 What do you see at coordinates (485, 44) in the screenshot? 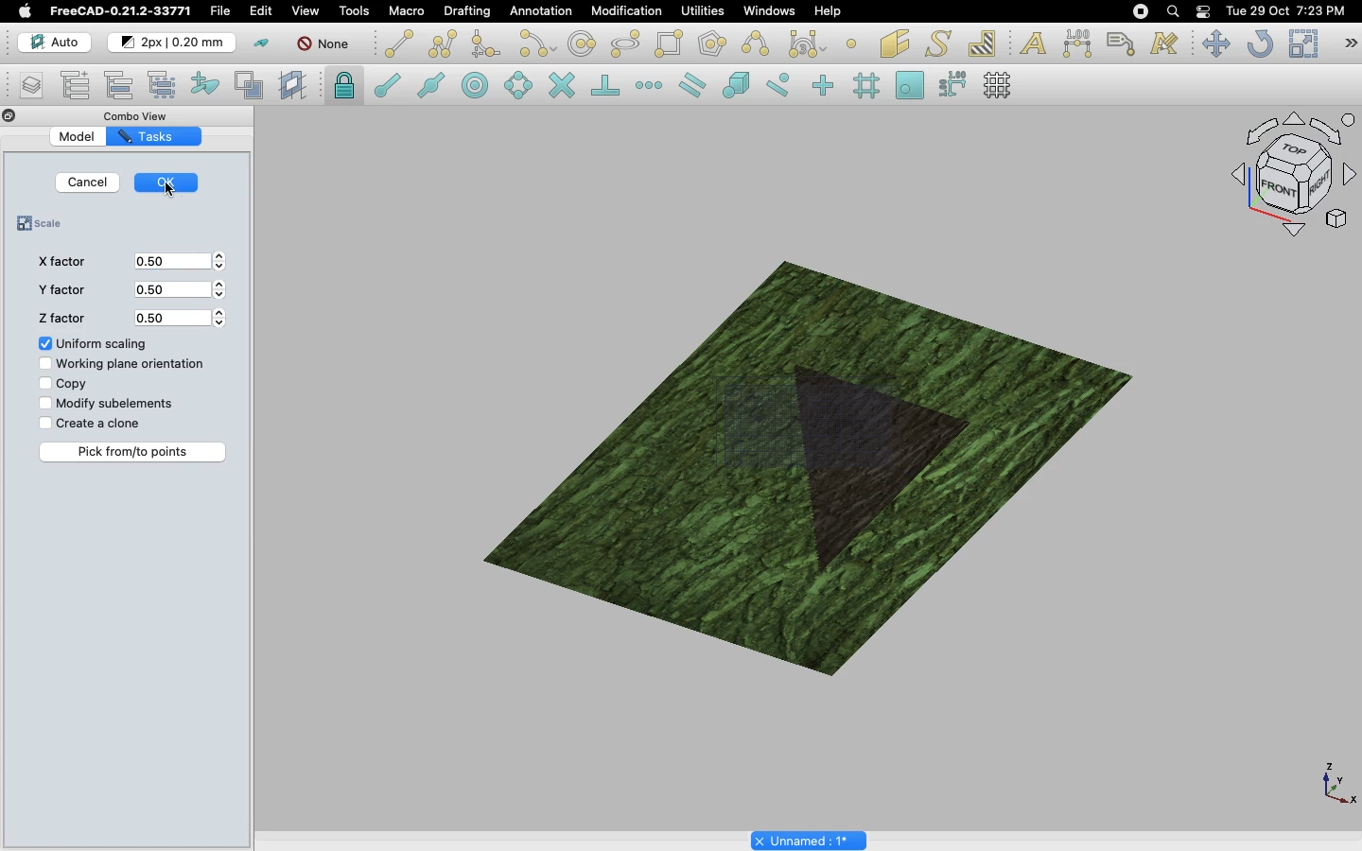
I see `Fillet` at bounding box center [485, 44].